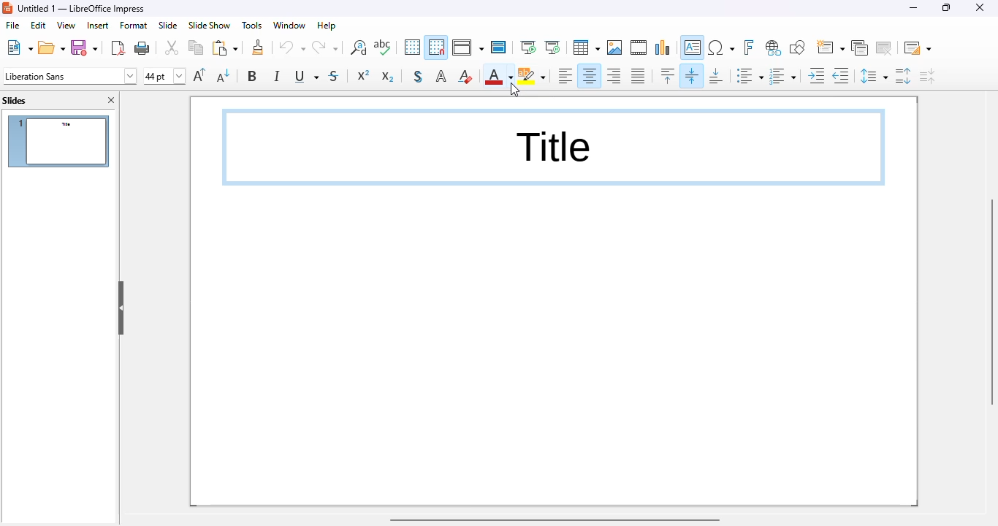  What do you see at coordinates (252, 26) in the screenshot?
I see `tools` at bounding box center [252, 26].